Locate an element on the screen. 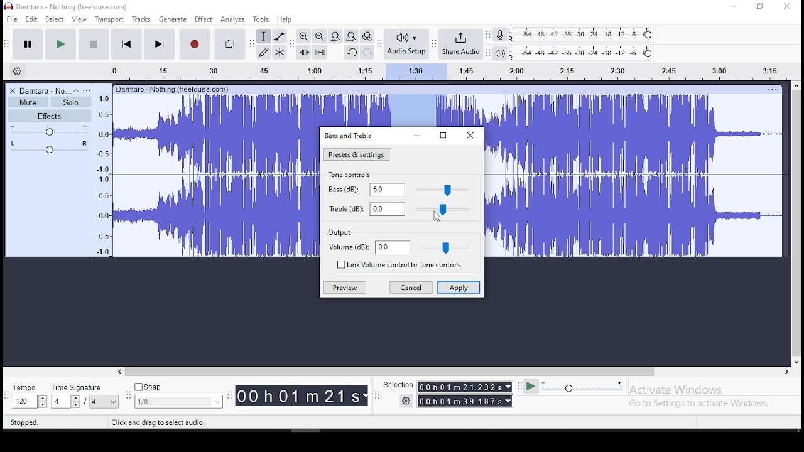 The height and width of the screenshot is (452, 804). drop down is located at coordinates (42, 402).